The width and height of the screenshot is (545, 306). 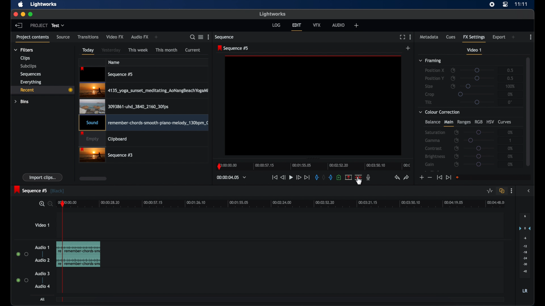 What do you see at coordinates (453, 78) in the screenshot?
I see `enable/disable keyframe` at bounding box center [453, 78].